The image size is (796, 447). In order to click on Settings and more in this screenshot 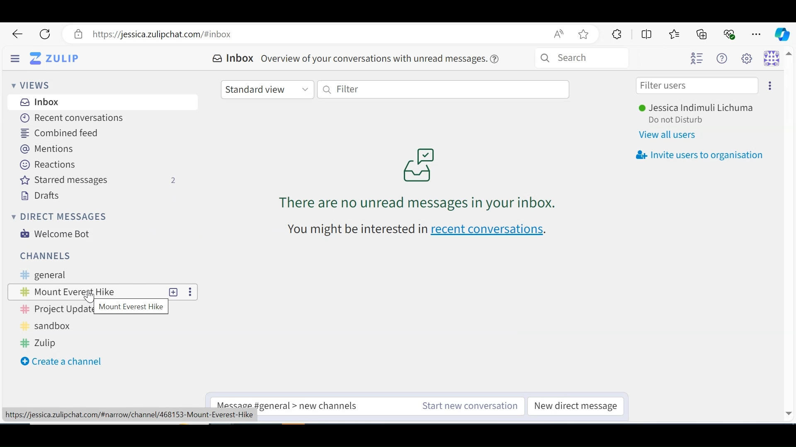, I will do `click(757, 33)`.